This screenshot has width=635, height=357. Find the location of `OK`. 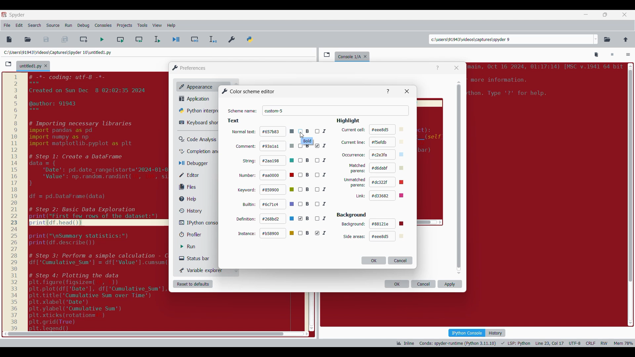

OK is located at coordinates (374, 260).